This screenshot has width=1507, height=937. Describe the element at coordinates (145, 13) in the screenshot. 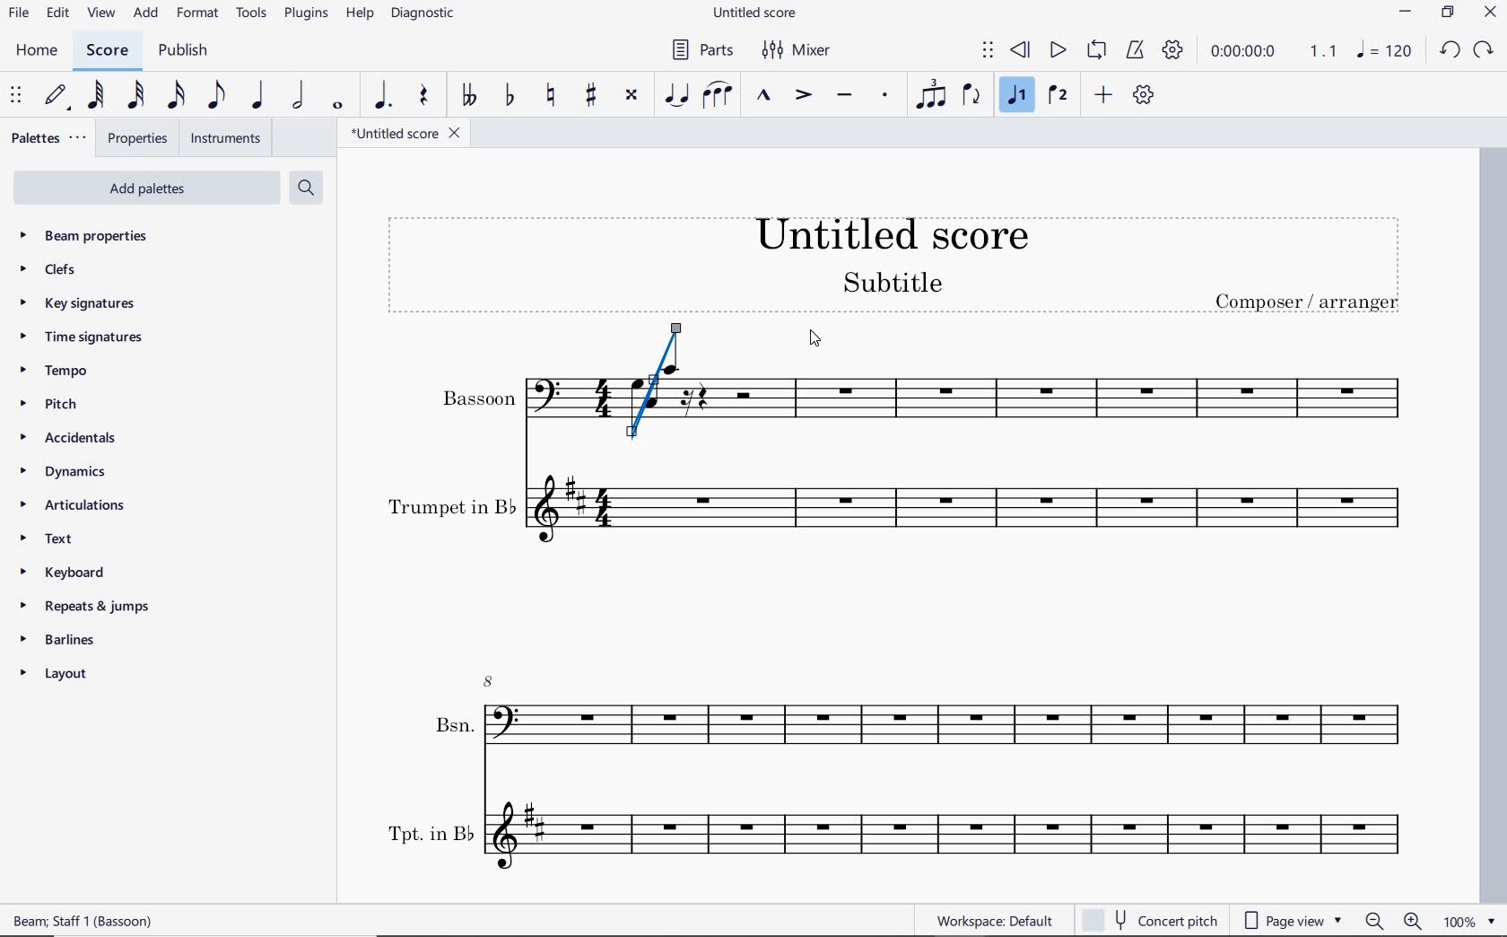

I see `add` at that location.